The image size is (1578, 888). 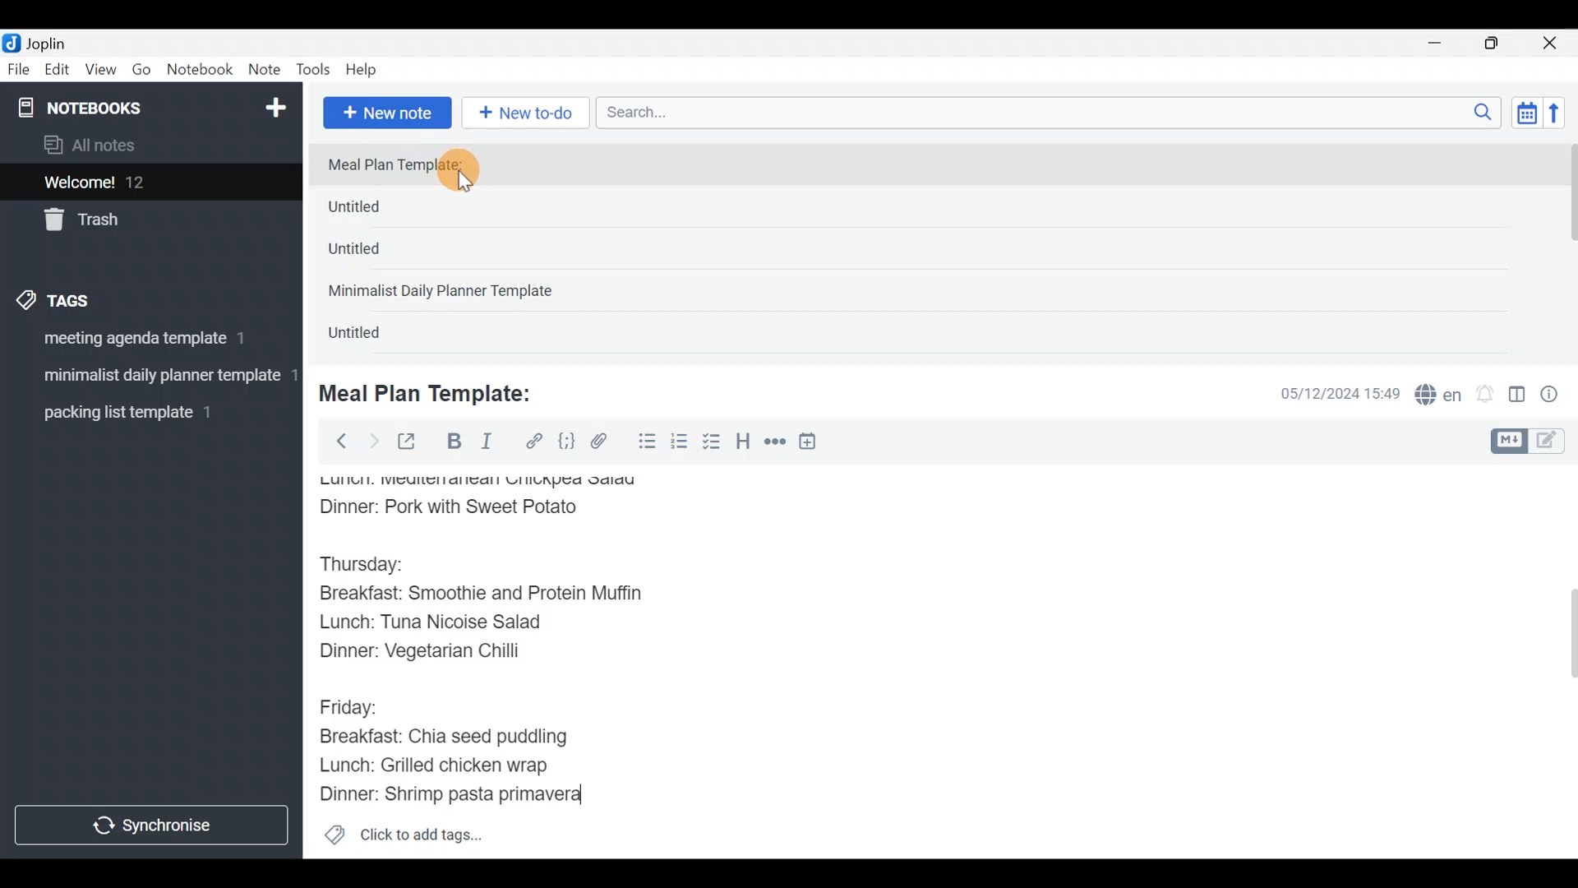 I want to click on New note, so click(x=385, y=111).